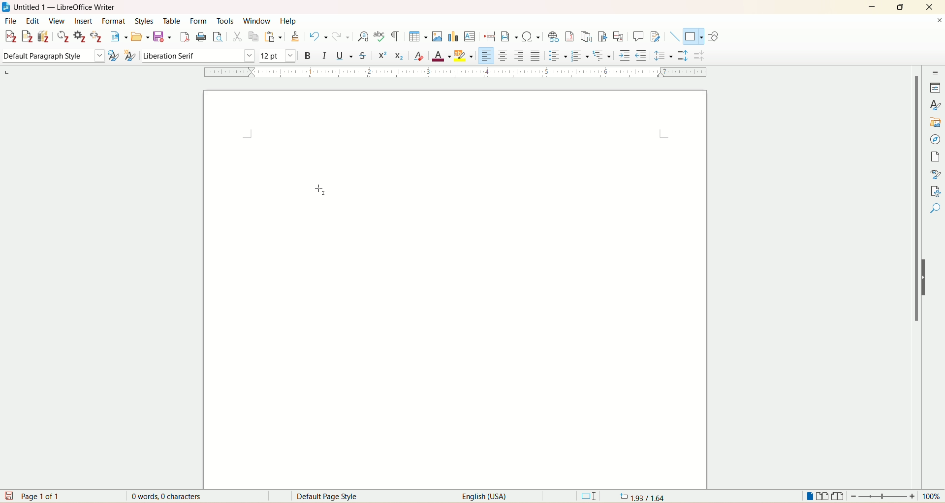 This screenshot has height=503, width=945. What do you see at coordinates (453, 36) in the screenshot?
I see `insert chart` at bounding box center [453, 36].